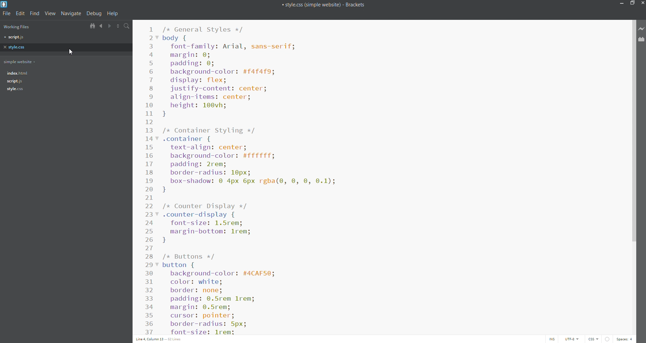  What do you see at coordinates (160, 339) in the screenshot?
I see `line 4 column 13- 52 lines` at bounding box center [160, 339].